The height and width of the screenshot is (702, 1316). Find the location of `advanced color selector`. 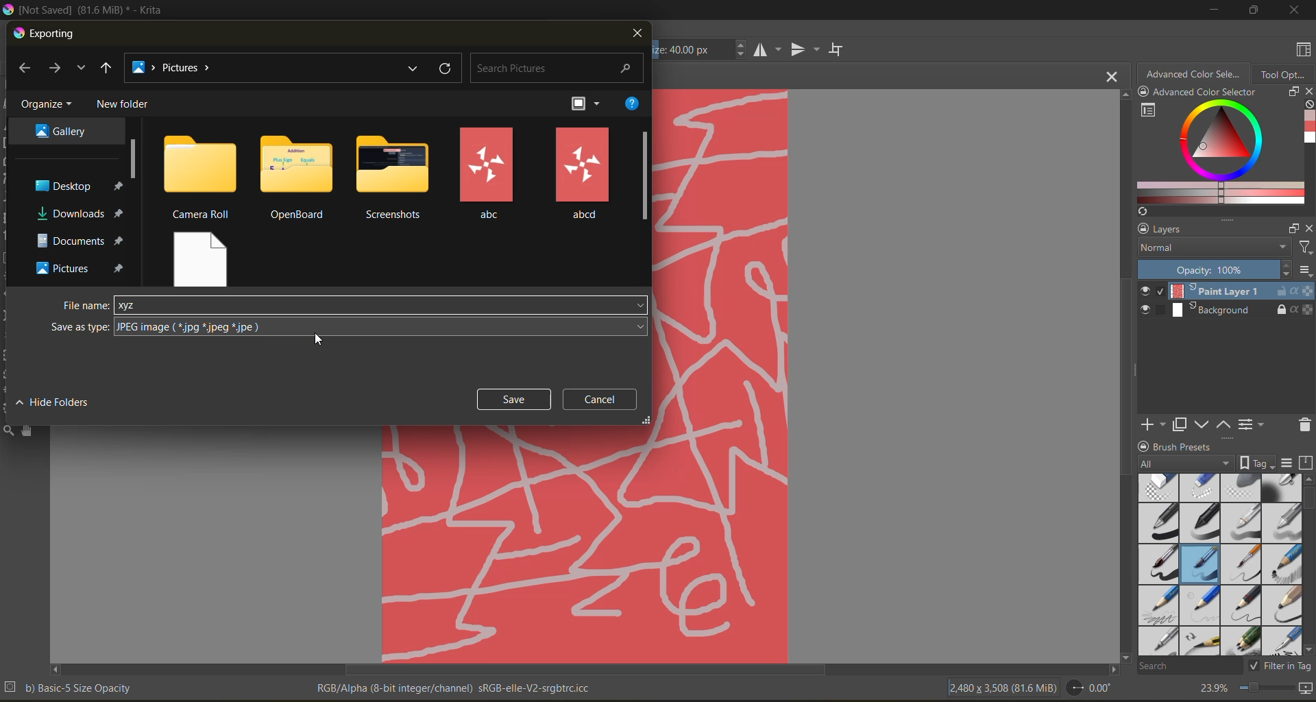

advanced color selector is located at coordinates (1216, 153).